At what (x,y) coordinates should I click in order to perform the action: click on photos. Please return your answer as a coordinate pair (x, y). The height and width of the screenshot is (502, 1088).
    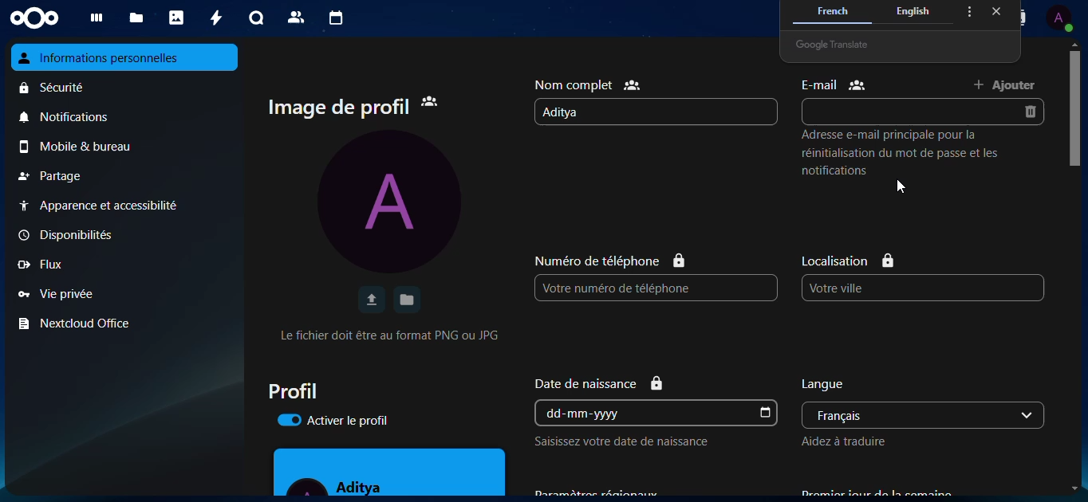
    Looking at the image, I should click on (177, 18).